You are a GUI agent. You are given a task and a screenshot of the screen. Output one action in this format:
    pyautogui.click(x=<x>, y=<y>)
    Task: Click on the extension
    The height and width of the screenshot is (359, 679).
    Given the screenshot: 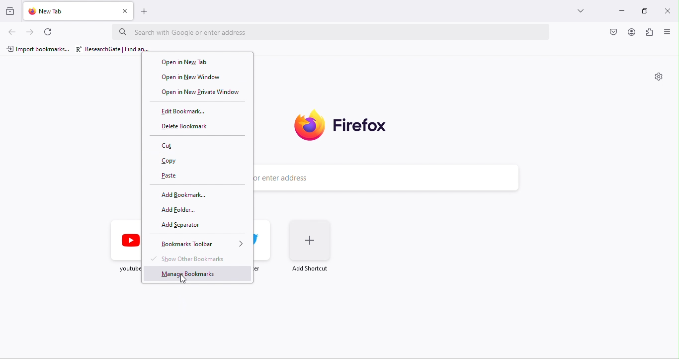 What is the action you would take?
    pyautogui.click(x=651, y=33)
    